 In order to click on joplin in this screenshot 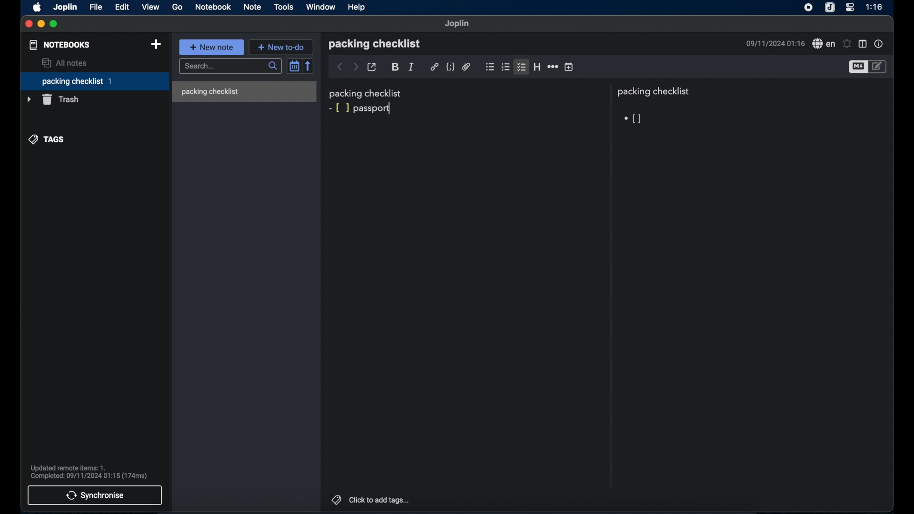, I will do `click(458, 24)`.